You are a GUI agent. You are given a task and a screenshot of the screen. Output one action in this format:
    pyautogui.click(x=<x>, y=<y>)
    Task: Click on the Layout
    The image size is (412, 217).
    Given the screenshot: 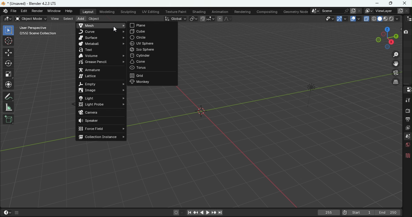 What is the action you would take?
    pyautogui.click(x=88, y=12)
    